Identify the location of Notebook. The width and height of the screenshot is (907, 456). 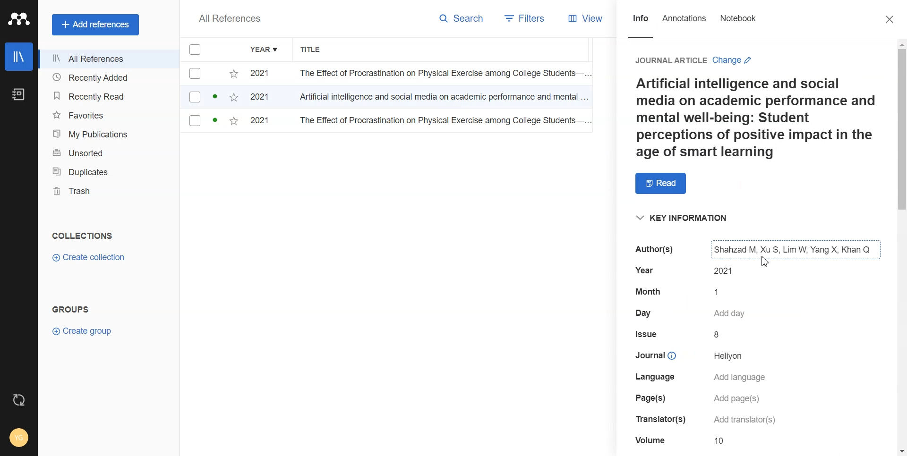
(739, 24).